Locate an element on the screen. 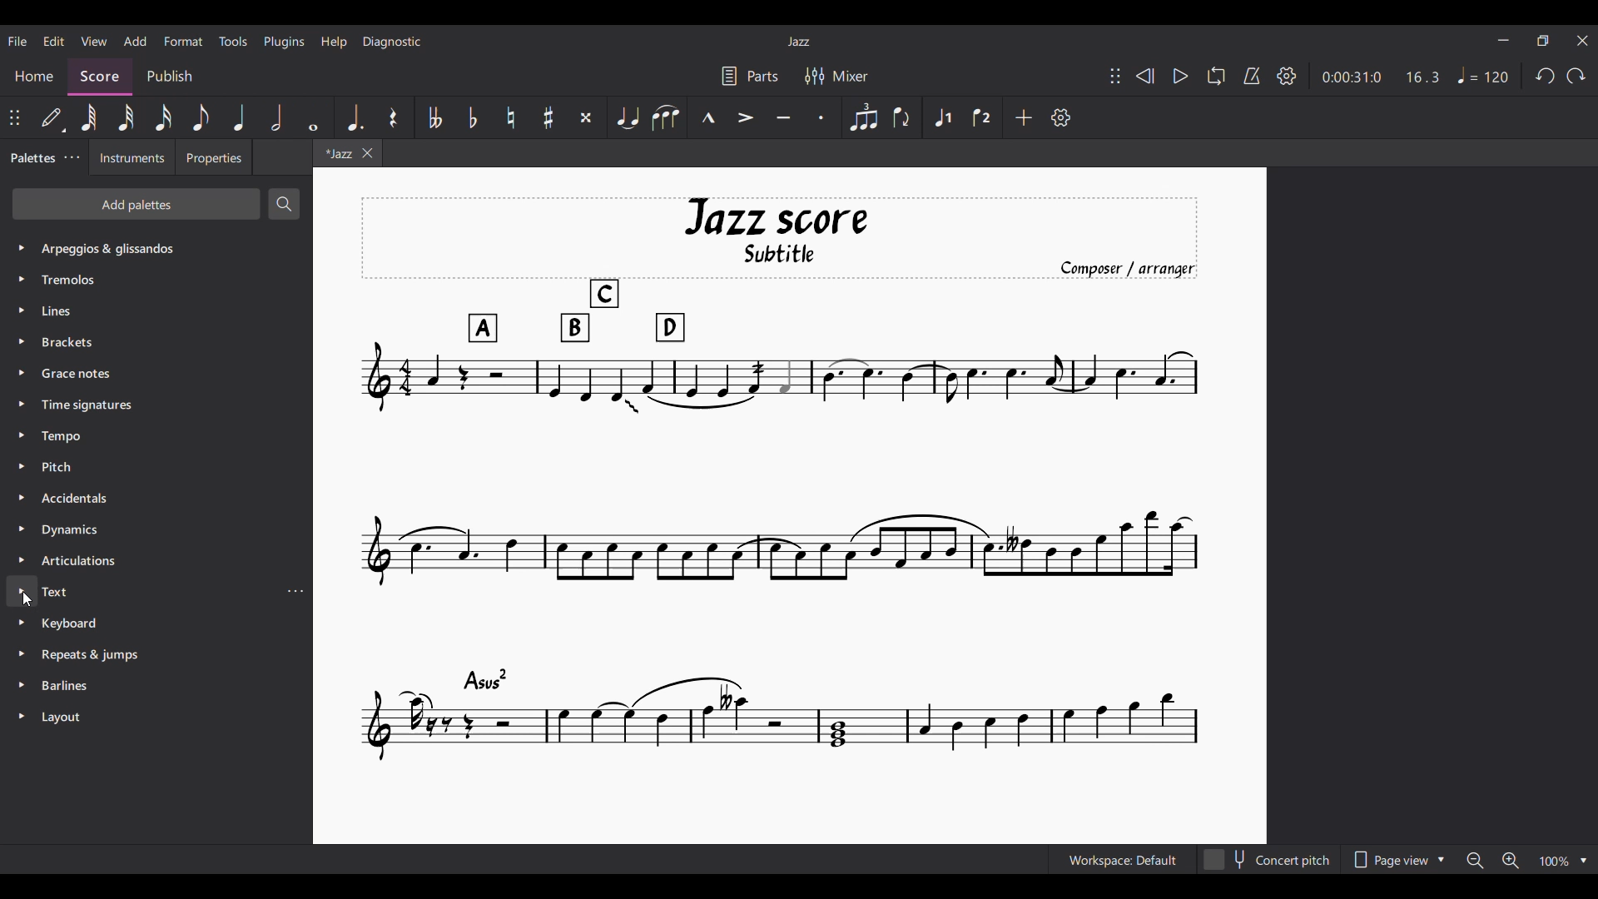  Tempo is located at coordinates (1483, 75).